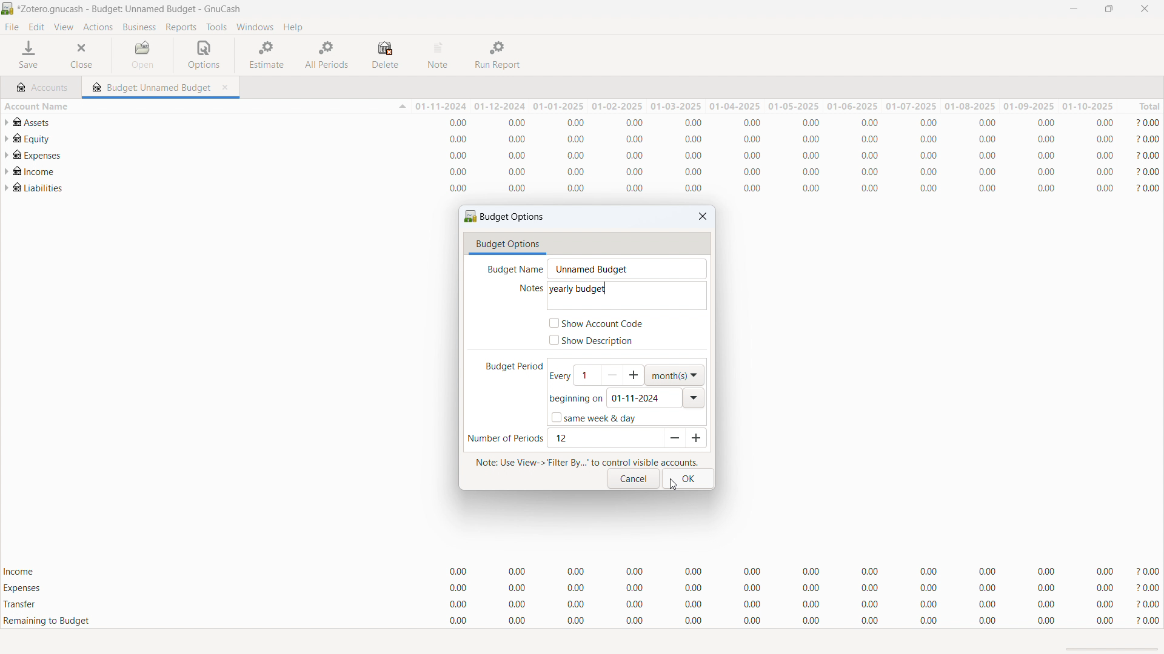 This screenshot has width=1164, height=654. Describe the element at coordinates (852, 106) in the screenshot. I see `01-06-2025` at that location.